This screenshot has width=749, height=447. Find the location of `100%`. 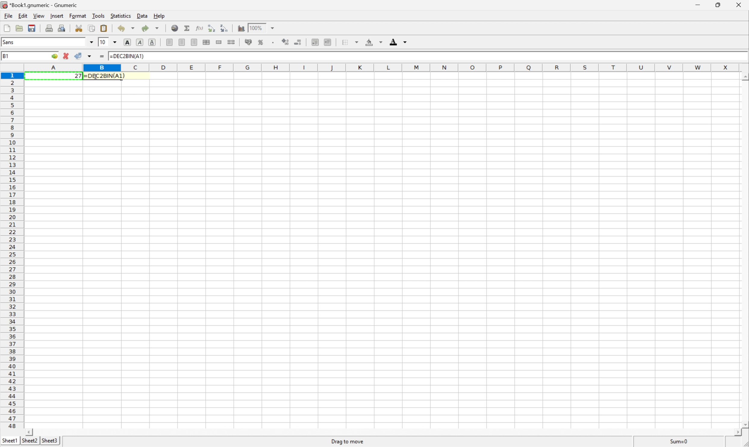

100% is located at coordinates (258, 28).